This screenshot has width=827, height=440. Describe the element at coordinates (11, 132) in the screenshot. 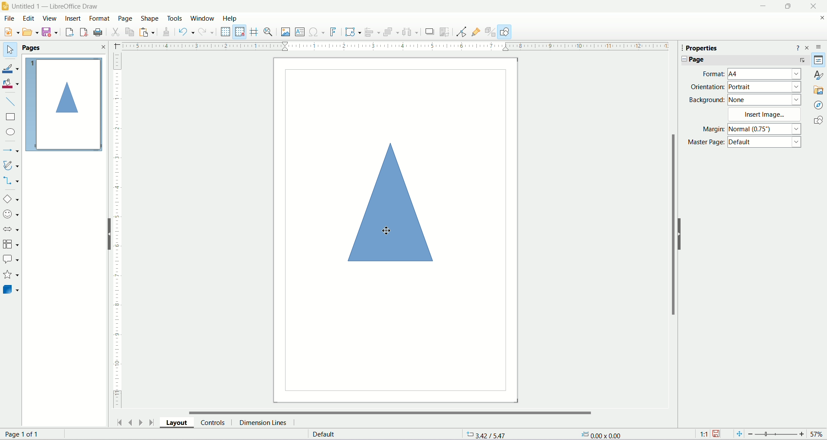

I see `Ellipse` at that location.